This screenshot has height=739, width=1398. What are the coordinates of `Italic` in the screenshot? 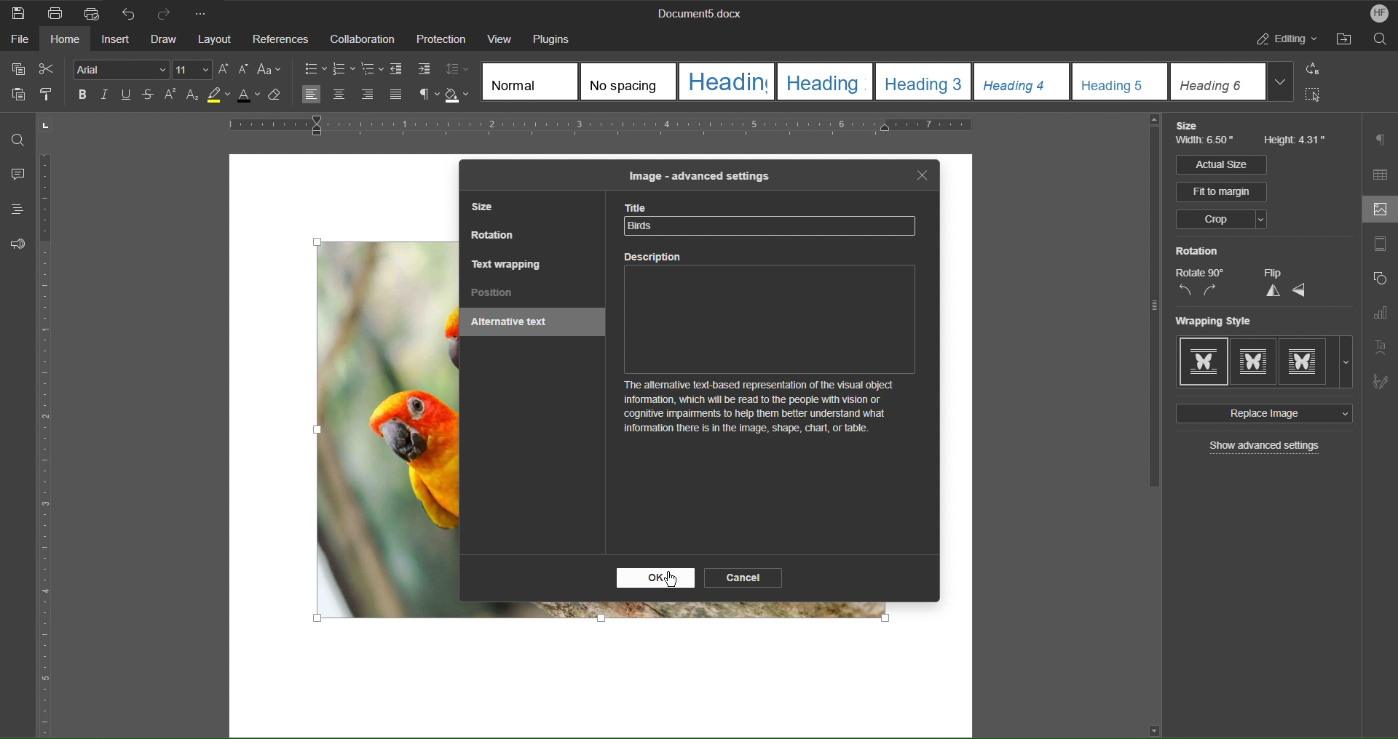 It's located at (104, 95).